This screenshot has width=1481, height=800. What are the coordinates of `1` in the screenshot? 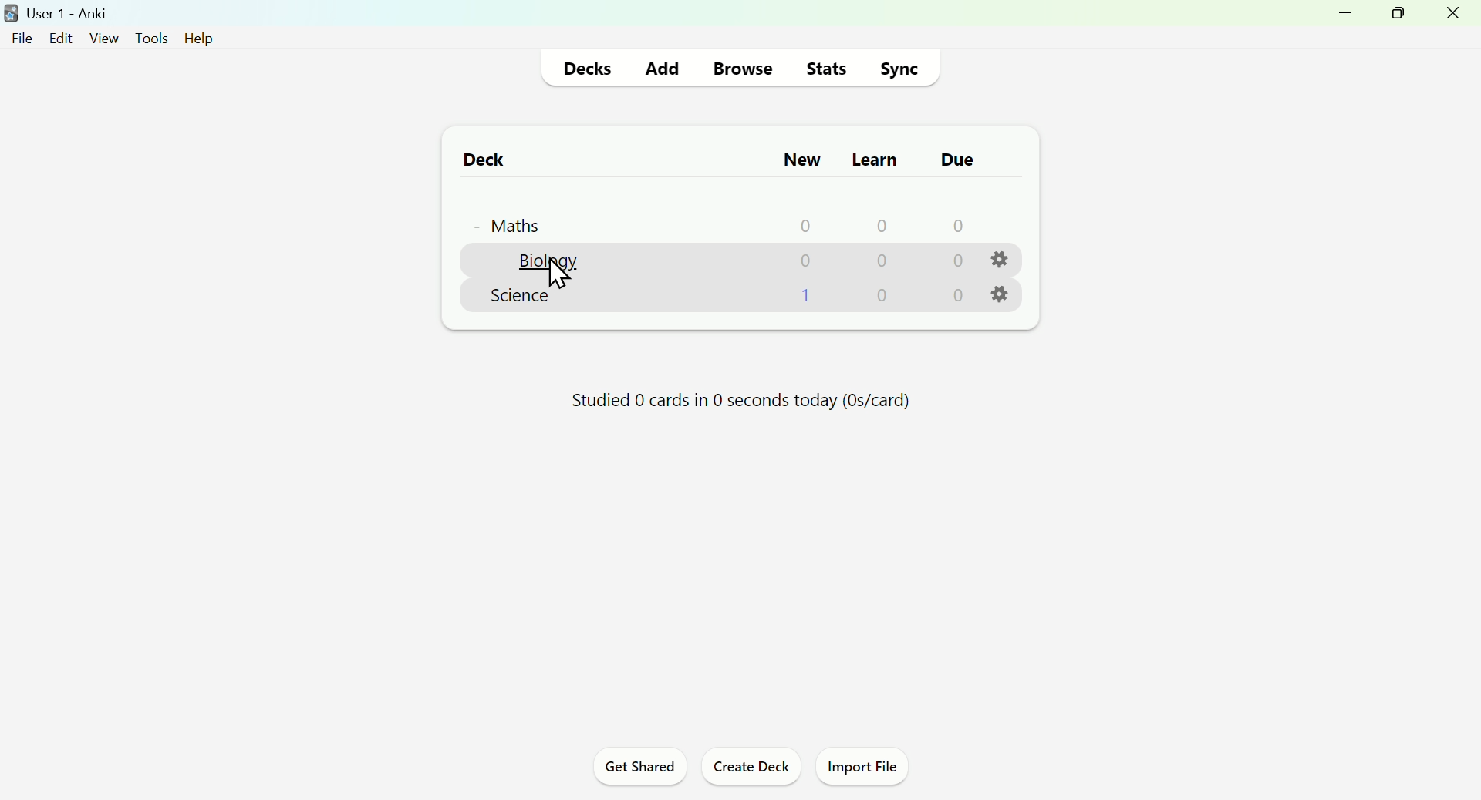 It's located at (805, 300).